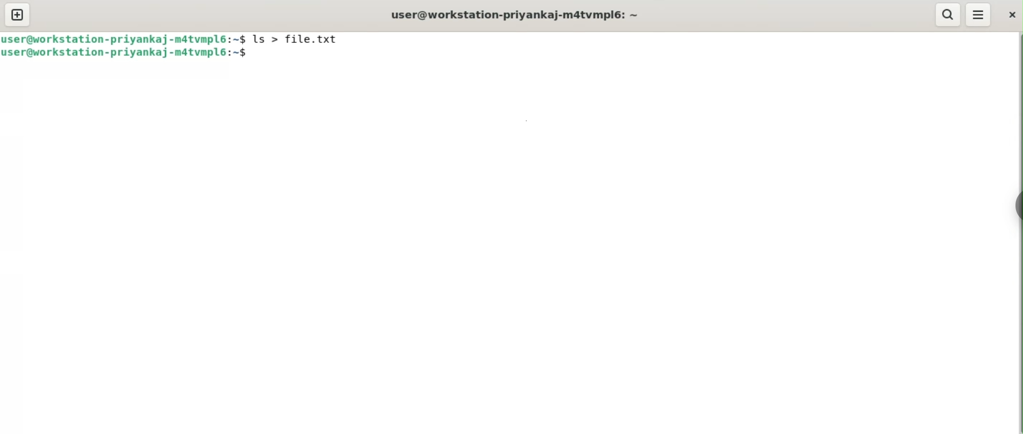 The image size is (1023, 434). What do you see at coordinates (520, 15) in the screenshot?
I see `user@workstation-priyankaj-m4tvmpl6: ~` at bounding box center [520, 15].